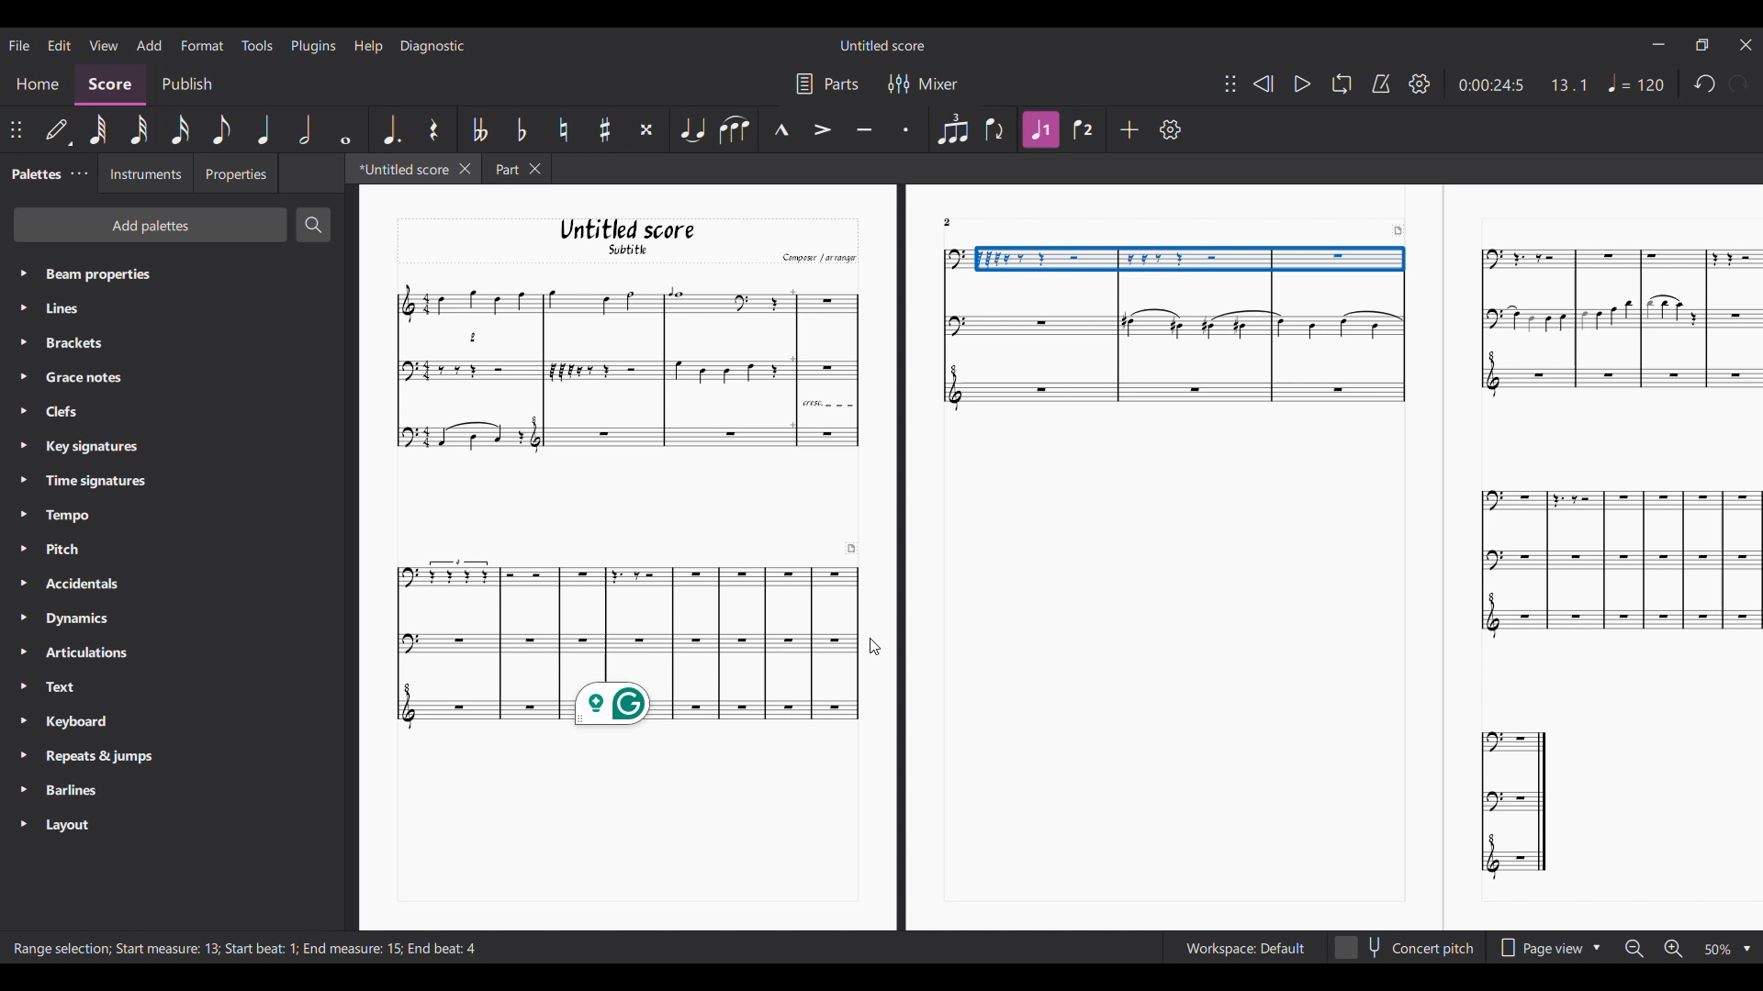  What do you see at coordinates (79, 825) in the screenshot?
I see `> Layout` at bounding box center [79, 825].